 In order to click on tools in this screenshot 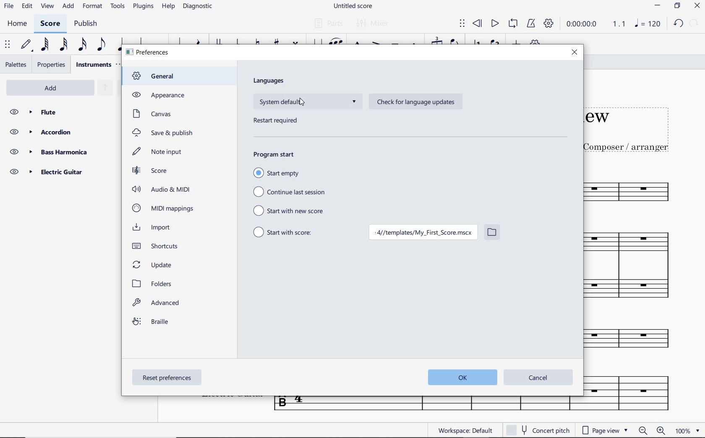, I will do `click(119, 8)`.